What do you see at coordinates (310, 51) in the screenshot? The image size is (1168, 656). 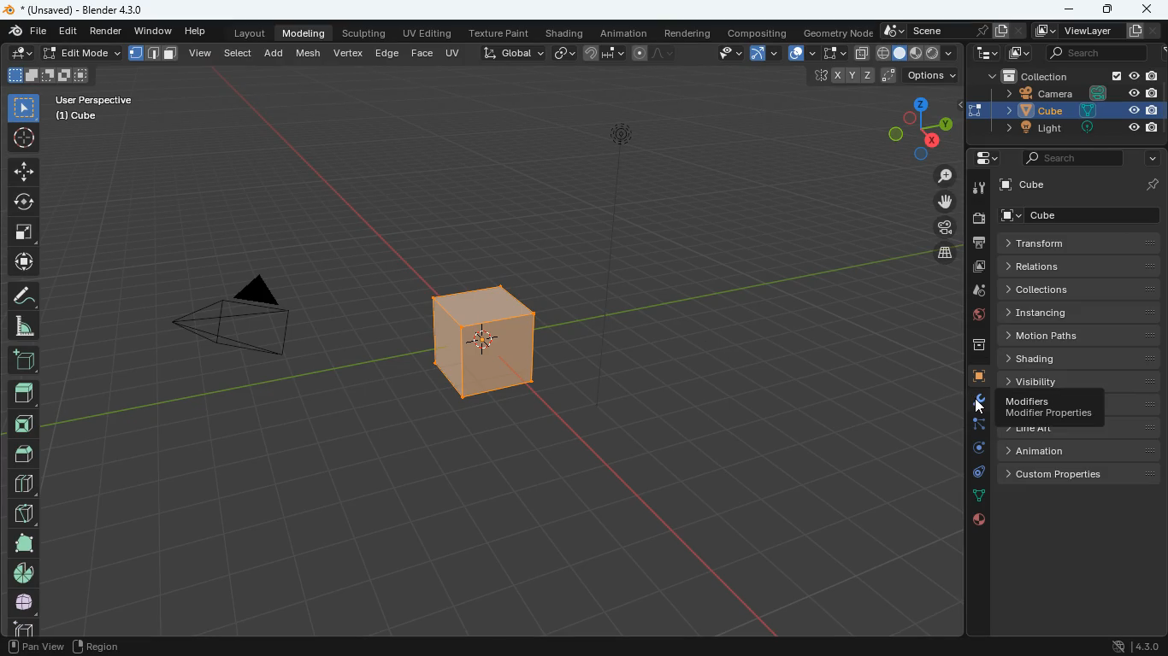 I see `mesh` at bounding box center [310, 51].